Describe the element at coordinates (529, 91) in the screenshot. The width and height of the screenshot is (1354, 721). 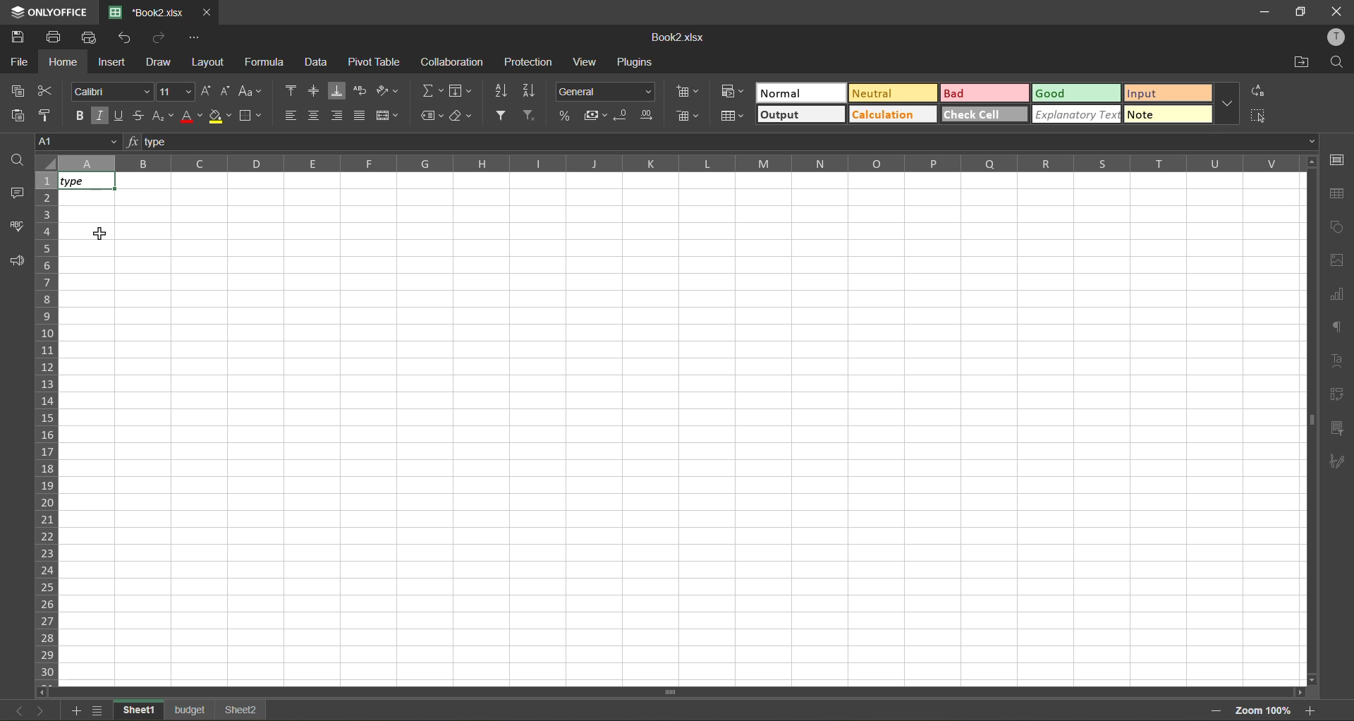
I see `sort descending` at that location.